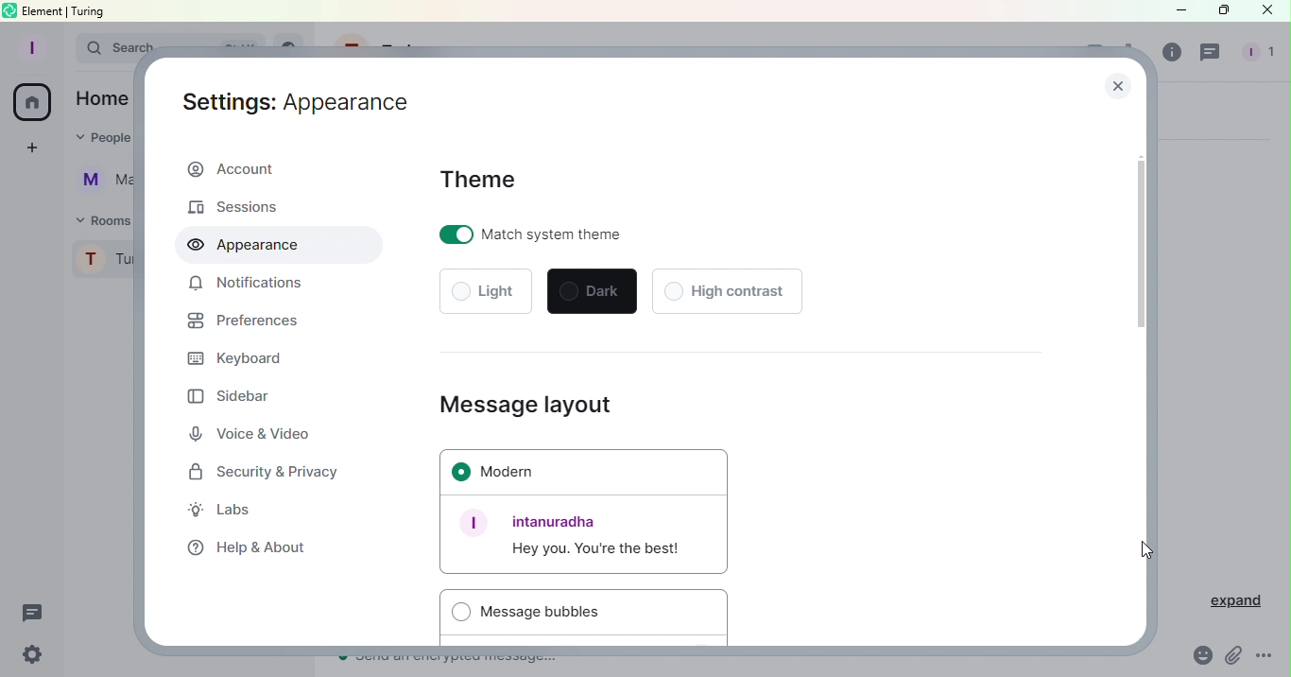 Image resolution: width=1291 pixels, height=677 pixels. I want to click on Expand, so click(1236, 602).